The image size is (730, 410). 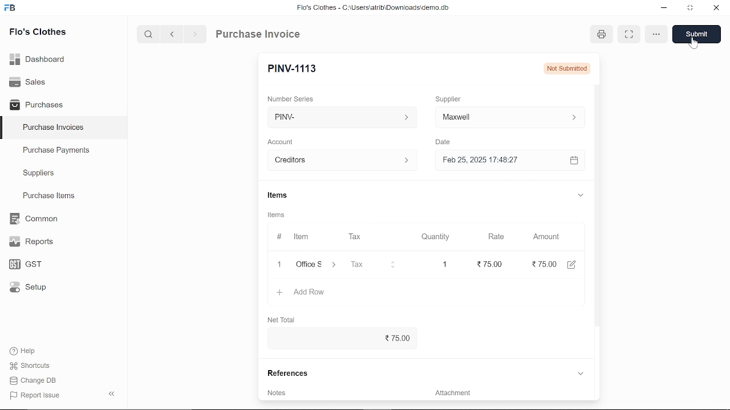 What do you see at coordinates (510, 116) in the screenshot?
I see `input ‘Supplier` at bounding box center [510, 116].